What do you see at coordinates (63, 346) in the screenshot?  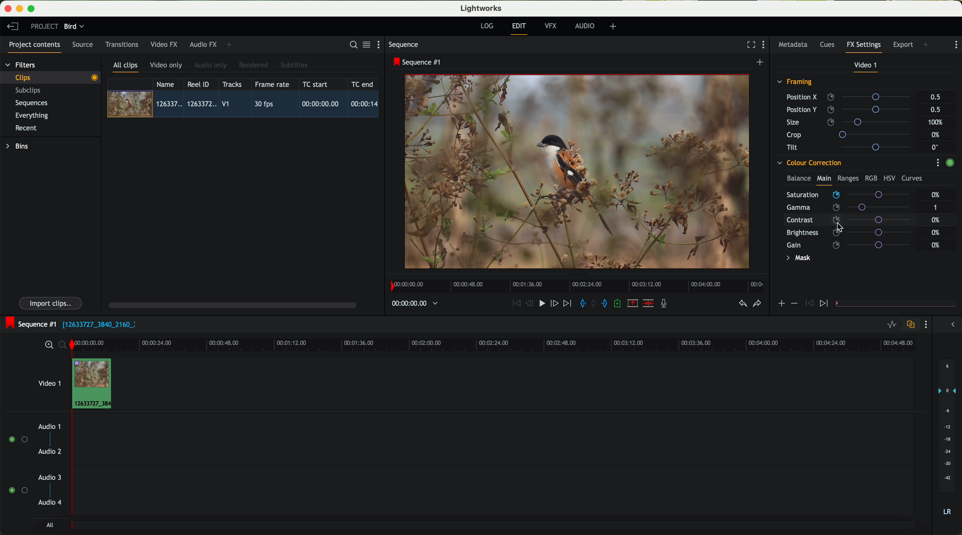 I see `zoom out` at bounding box center [63, 346].